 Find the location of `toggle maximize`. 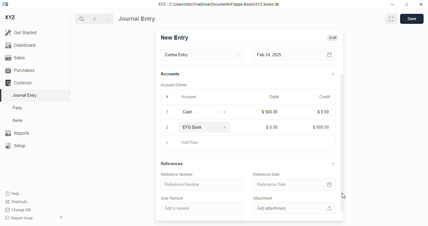

toggle maximize is located at coordinates (407, 4).